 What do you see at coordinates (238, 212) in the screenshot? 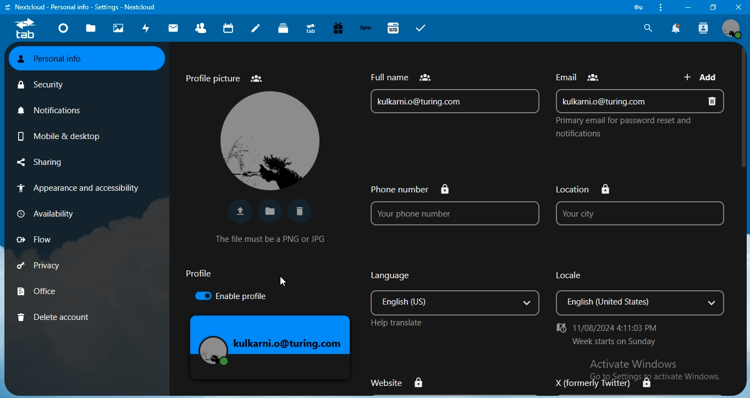
I see `Upload` at bounding box center [238, 212].